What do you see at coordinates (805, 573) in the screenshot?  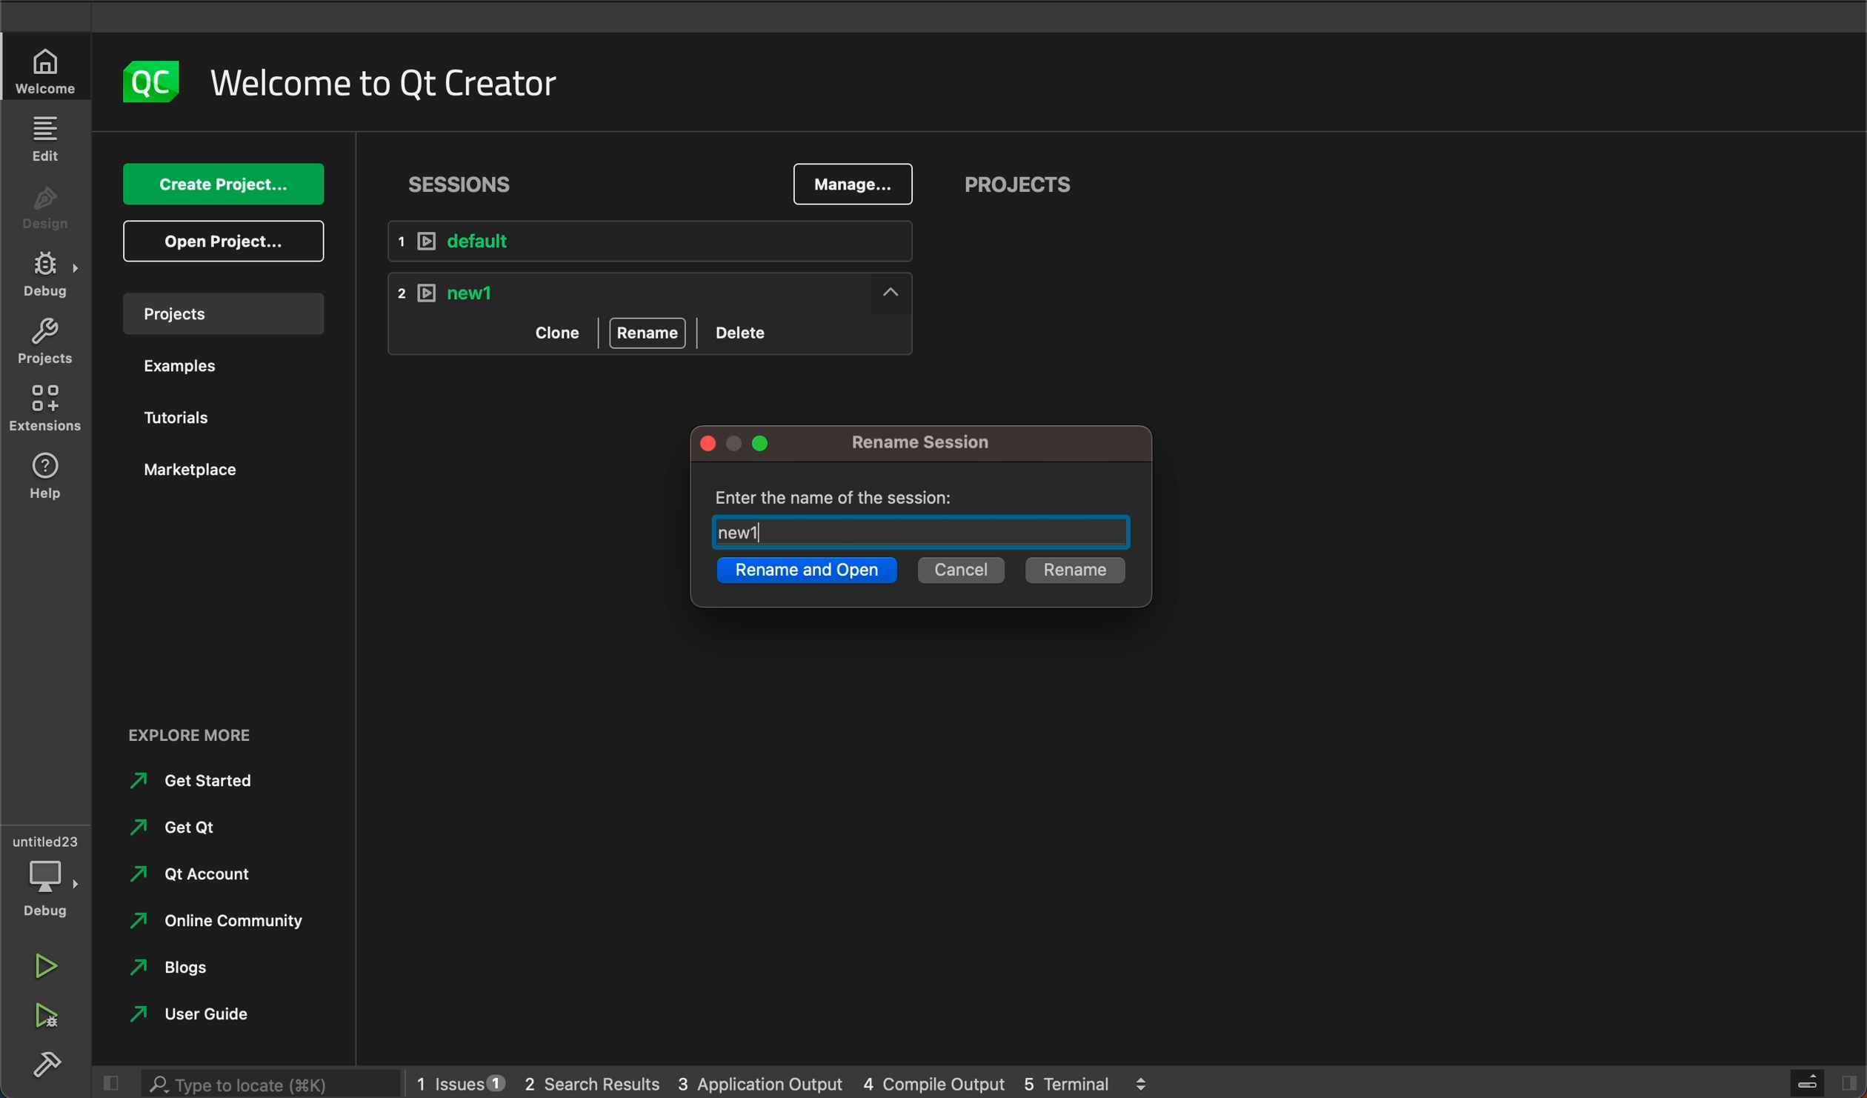 I see `rename and open` at bounding box center [805, 573].